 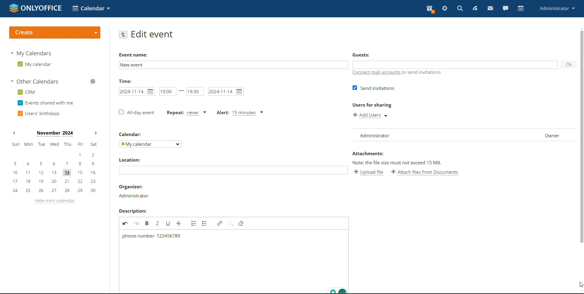 What do you see at coordinates (35, 9) in the screenshot?
I see `logo` at bounding box center [35, 9].